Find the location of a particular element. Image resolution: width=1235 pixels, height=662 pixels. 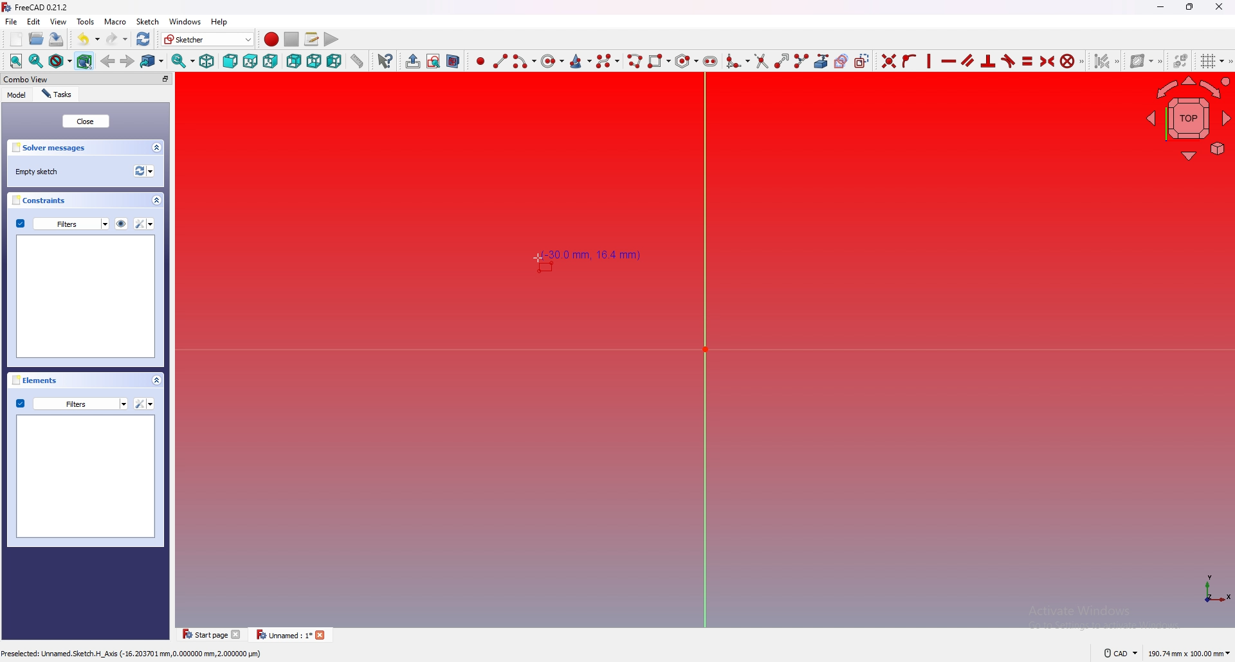

extend edge is located at coordinates (783, 61).